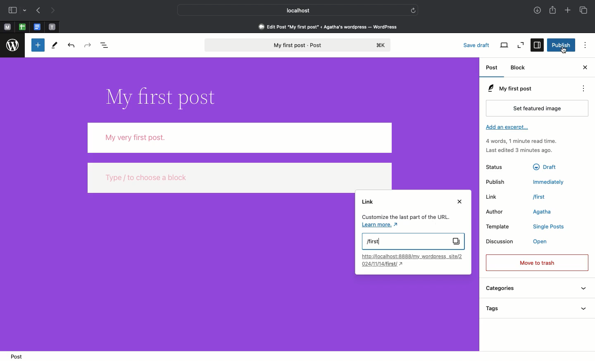 Image resolution: width=595 pixels, height=361 pixels. Describe the element at coordinates (459, 202) in the screenshot. I see `Close` at that location.